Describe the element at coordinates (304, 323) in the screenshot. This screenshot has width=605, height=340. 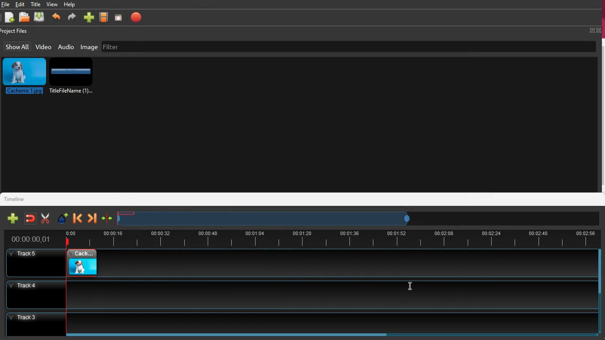
I see `` at that location.